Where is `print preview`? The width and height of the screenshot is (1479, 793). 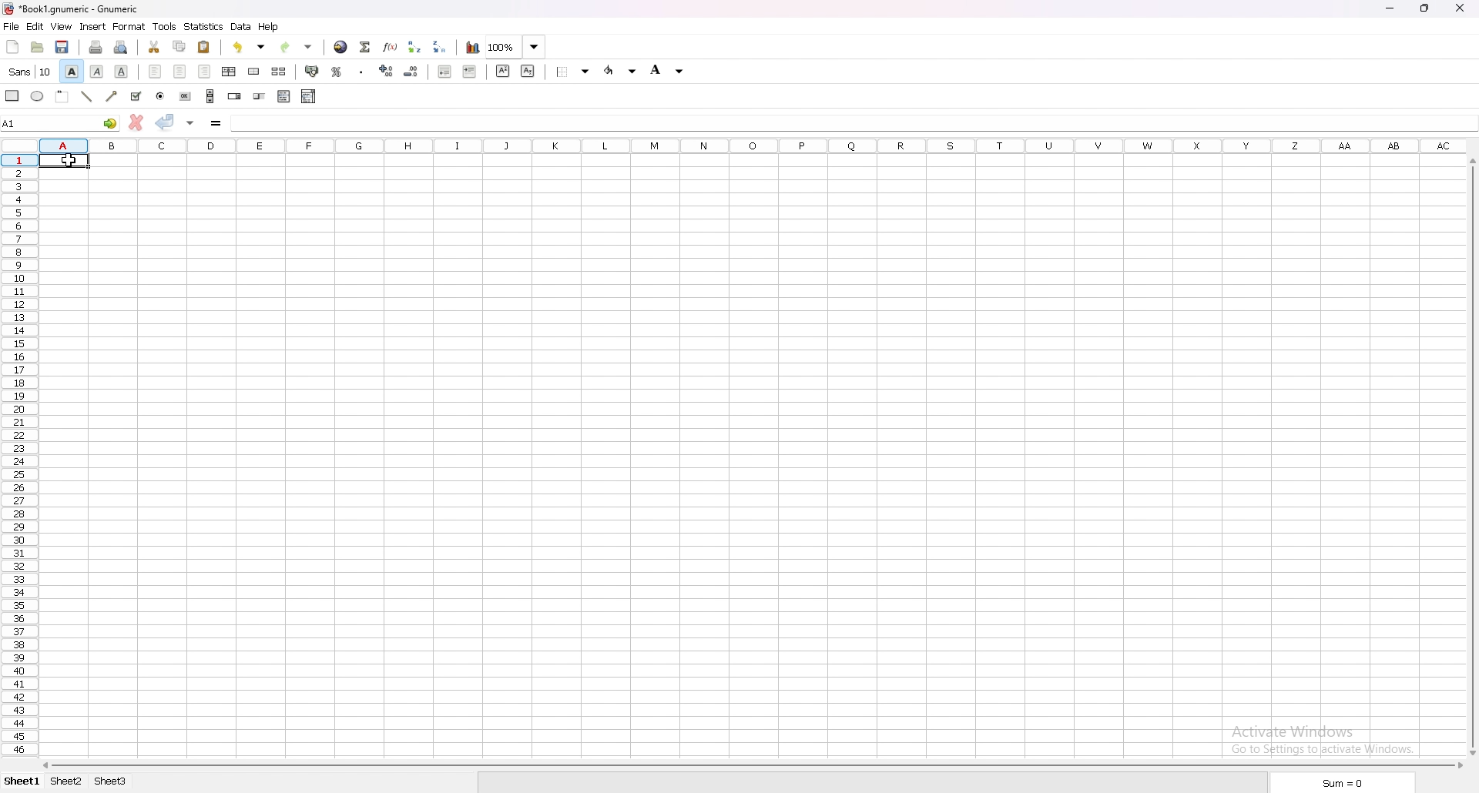 print preview is located at coordinates (122, 47).